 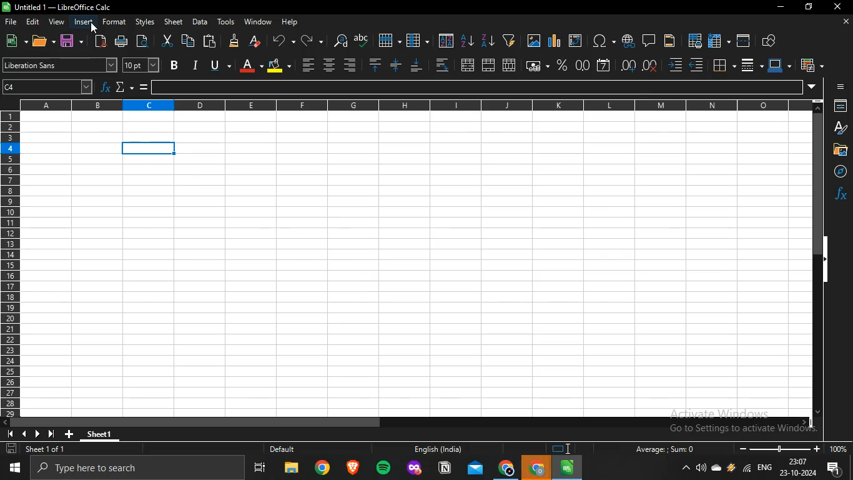 What do you see at coordinates (388, 40) in the screenshot?
I see `row` at bounding box center [388, 40].